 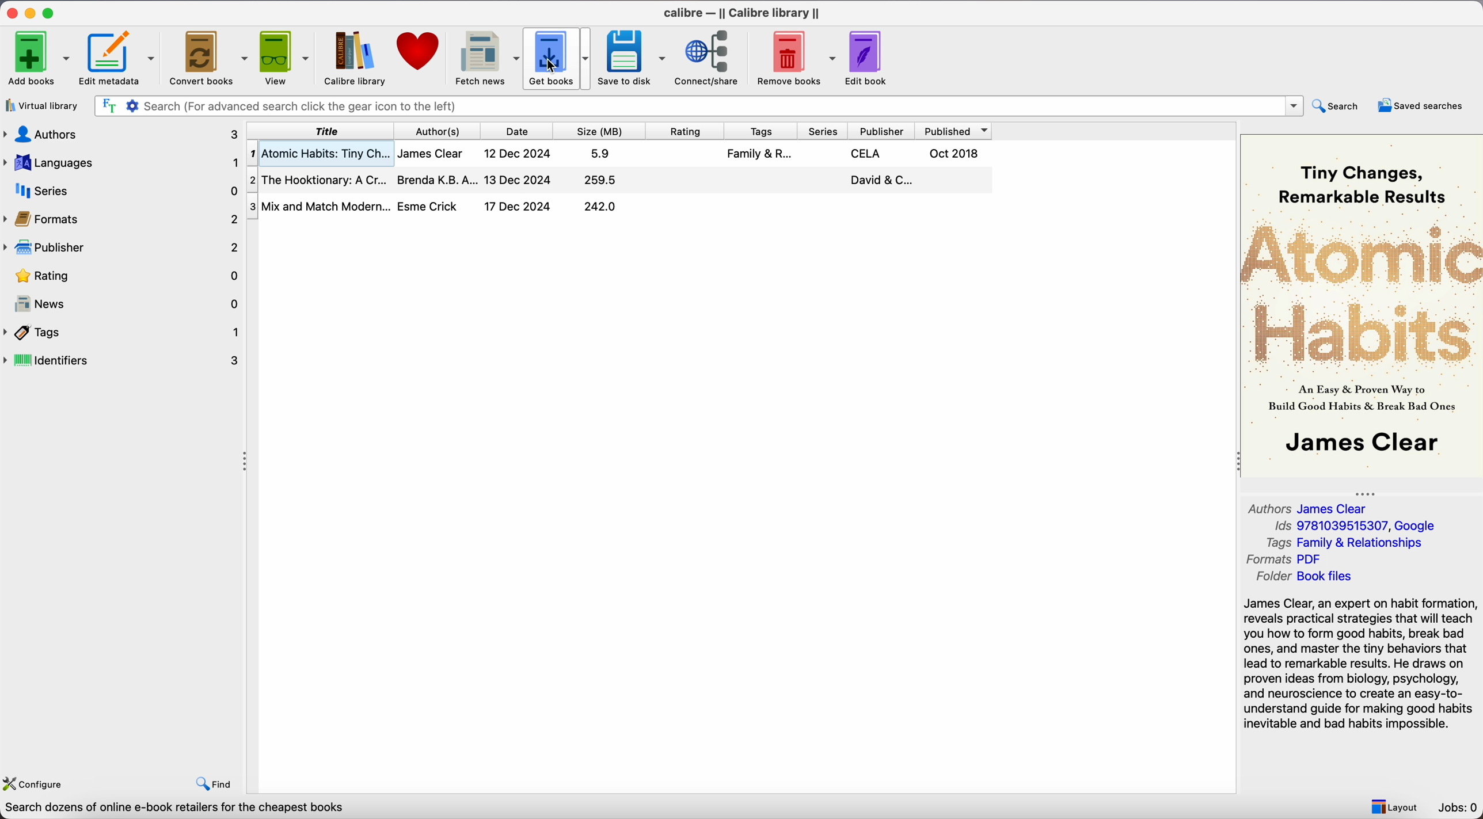 What do you see at coordinates (123, 133) in the screenshot?
I see `authors` at bounding box center [123, 133].